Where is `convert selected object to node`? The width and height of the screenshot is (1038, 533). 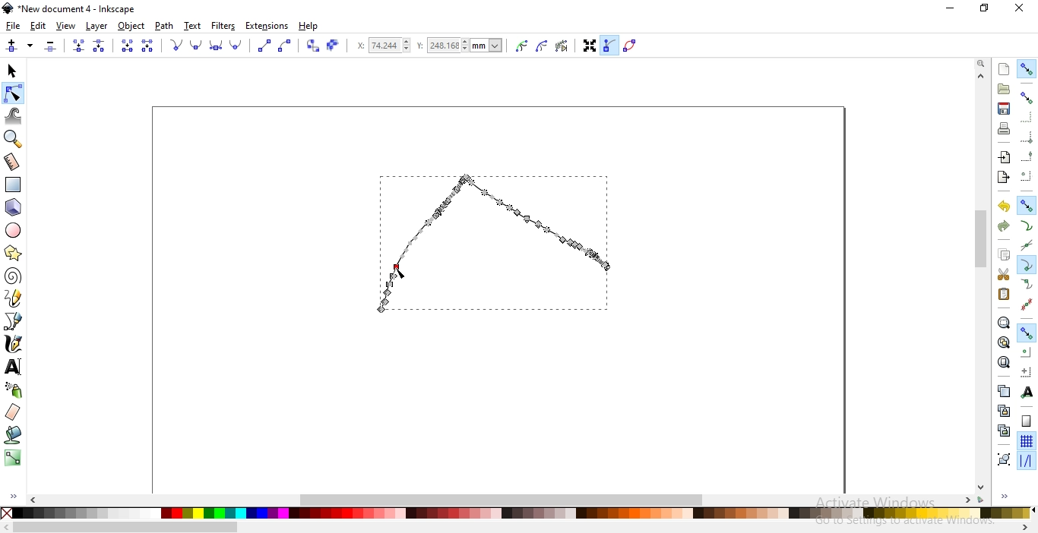 convert selected object to node is located at coordinates (312, 46).